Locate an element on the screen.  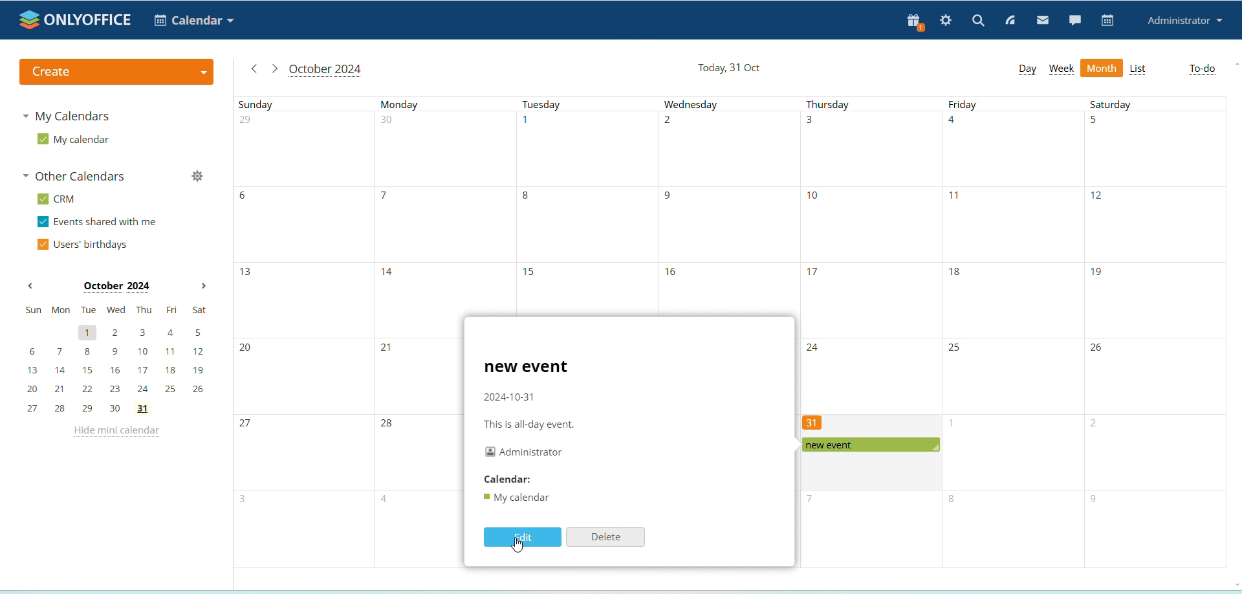
current month is located at coordinates (325, 71).